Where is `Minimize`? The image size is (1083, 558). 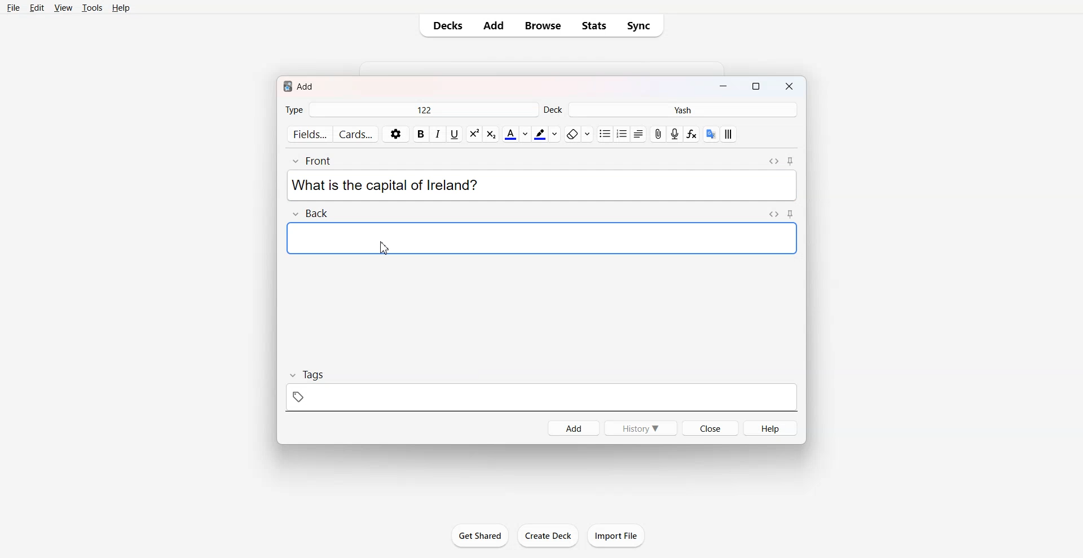
Minimize is located at coordinates (723, 87).